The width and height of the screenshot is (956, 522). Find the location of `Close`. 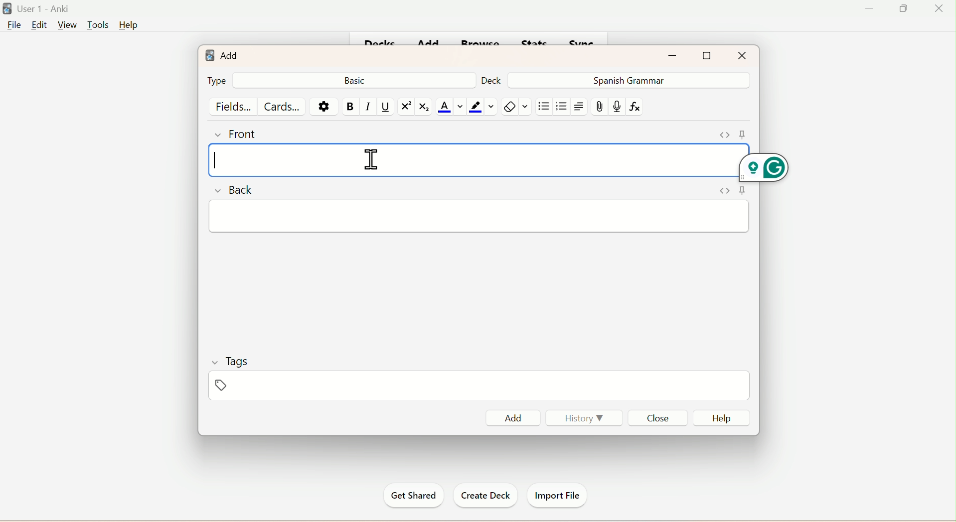

Close is located at coordinates (657, 417).